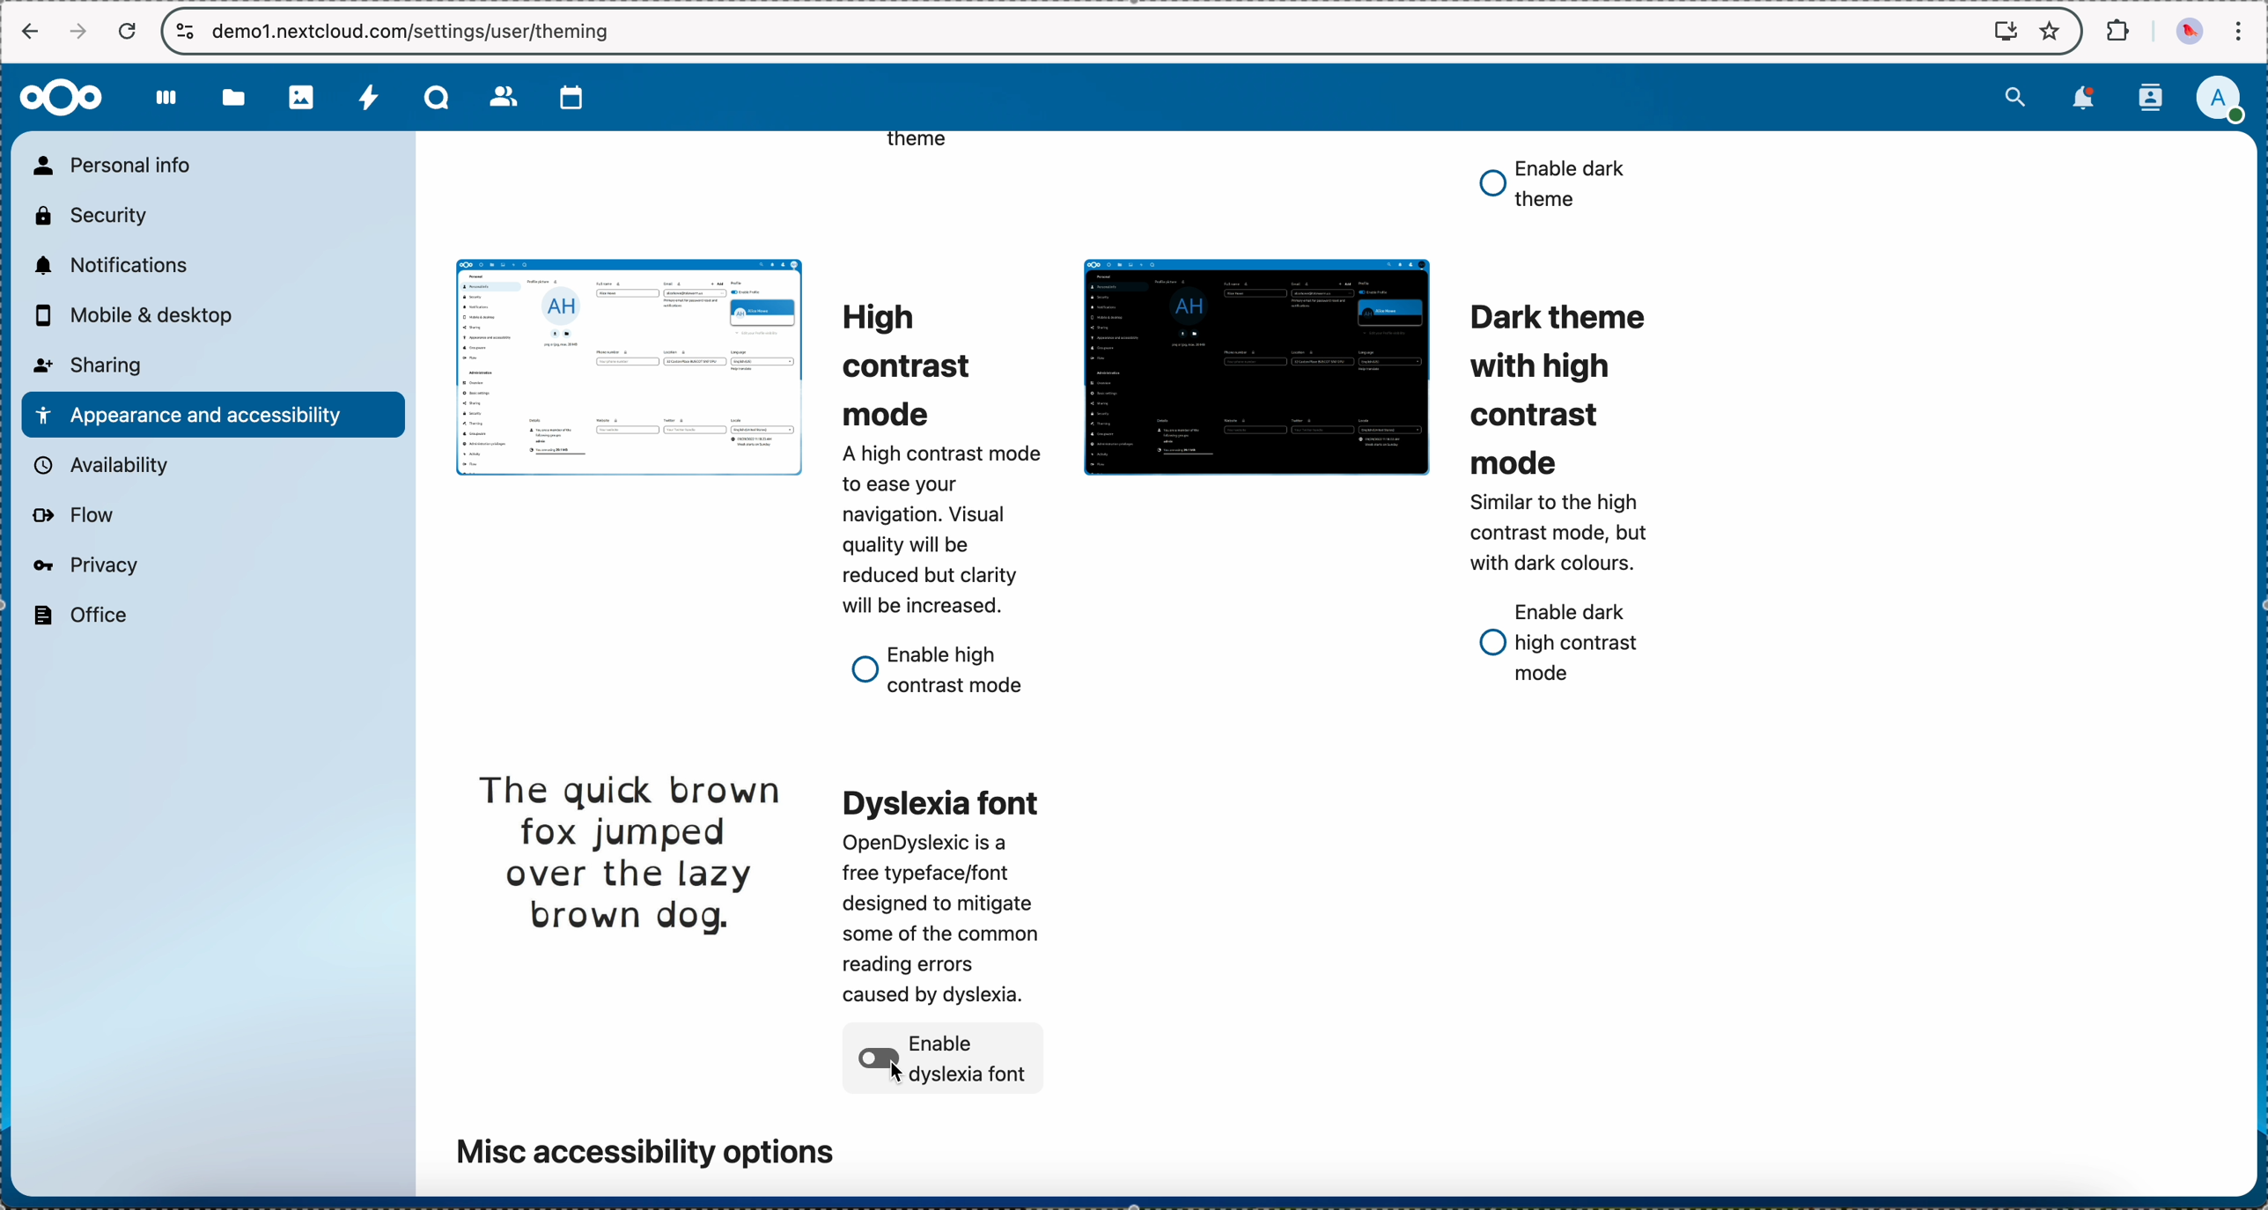 The width and height of the screenshot is (2268, 1210). What do you see at coordinates (75, 518) in the screenshot?
I see `flow` at bounding box center [75, 518].